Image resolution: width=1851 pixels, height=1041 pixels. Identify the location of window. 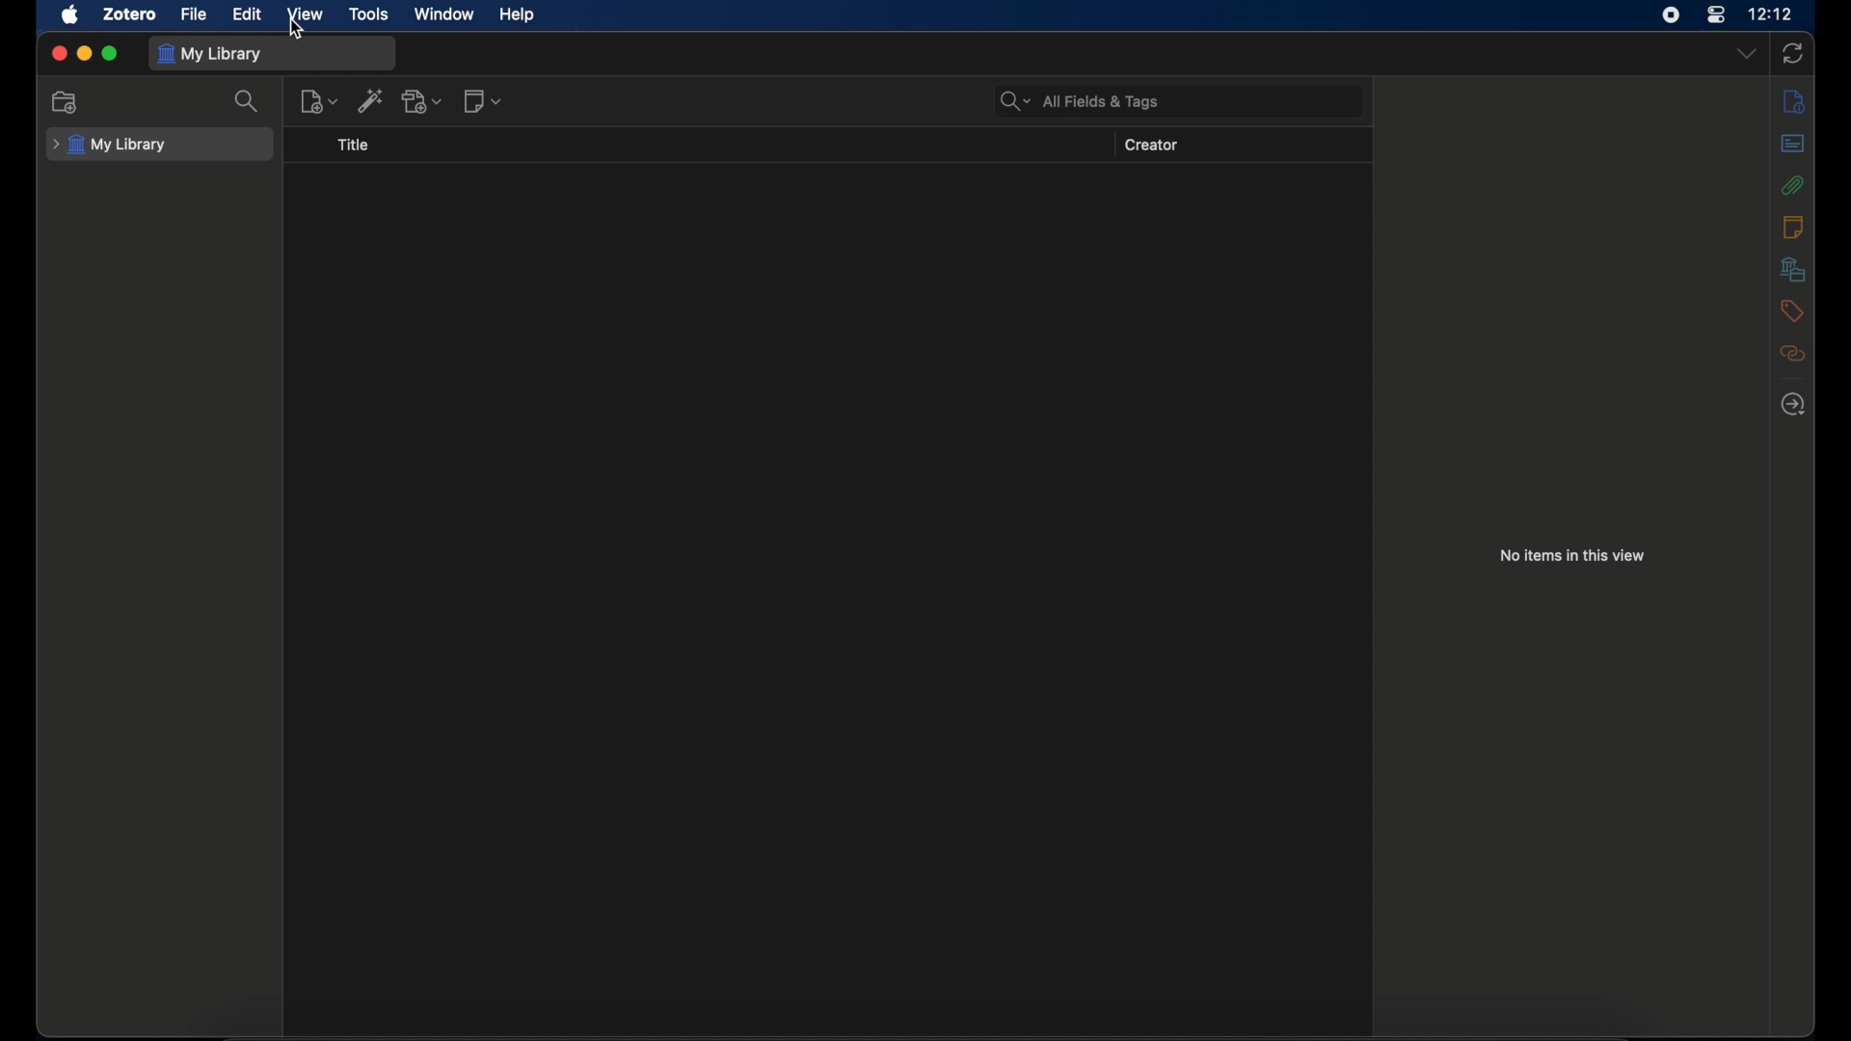
(443, 13).